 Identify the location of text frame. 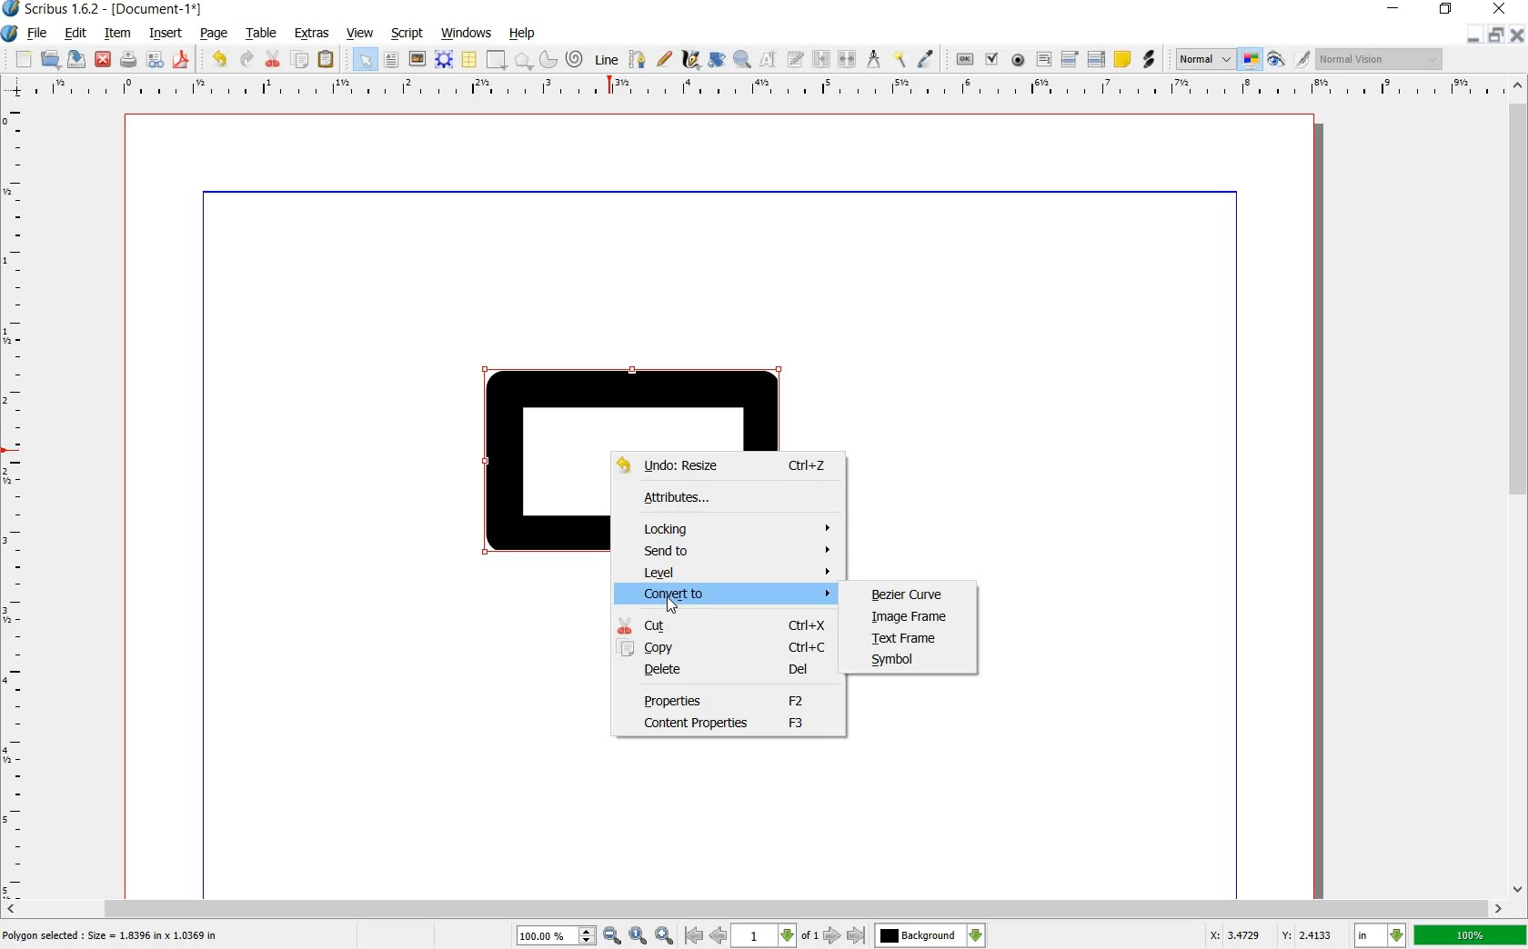
(390, 60).